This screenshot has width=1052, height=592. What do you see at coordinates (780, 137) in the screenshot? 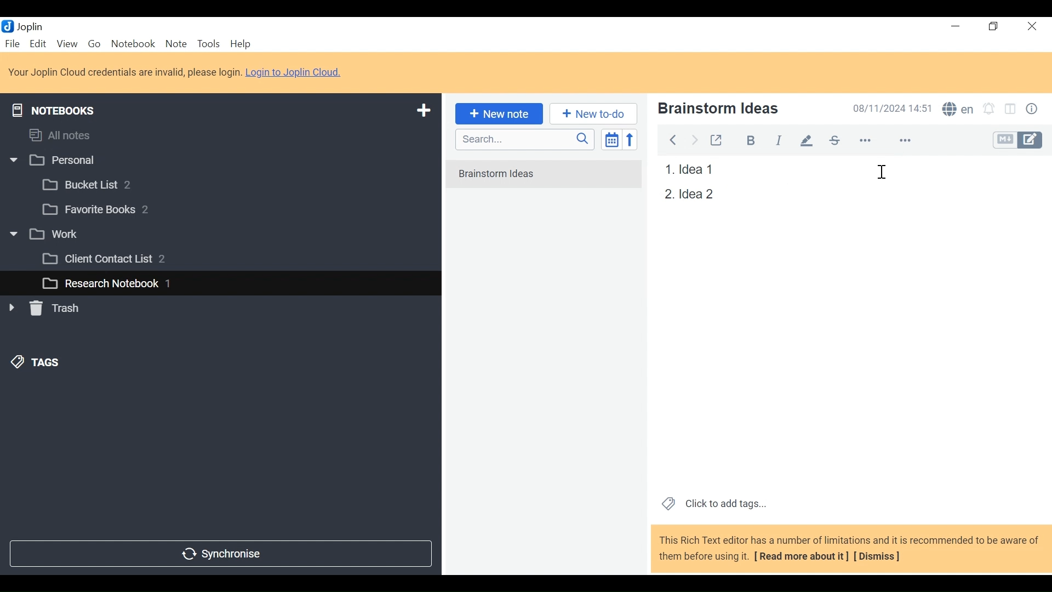
I see `italiac` at bounding box center [780, 137].